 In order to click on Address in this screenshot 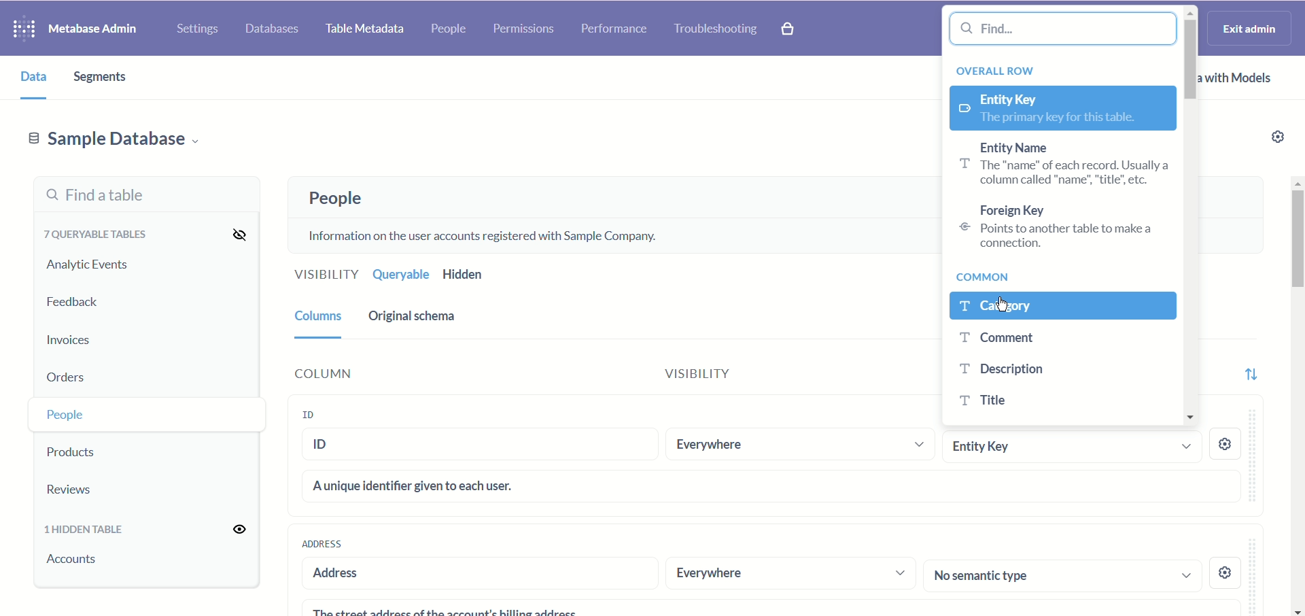, I will do `click(473, 574)`.